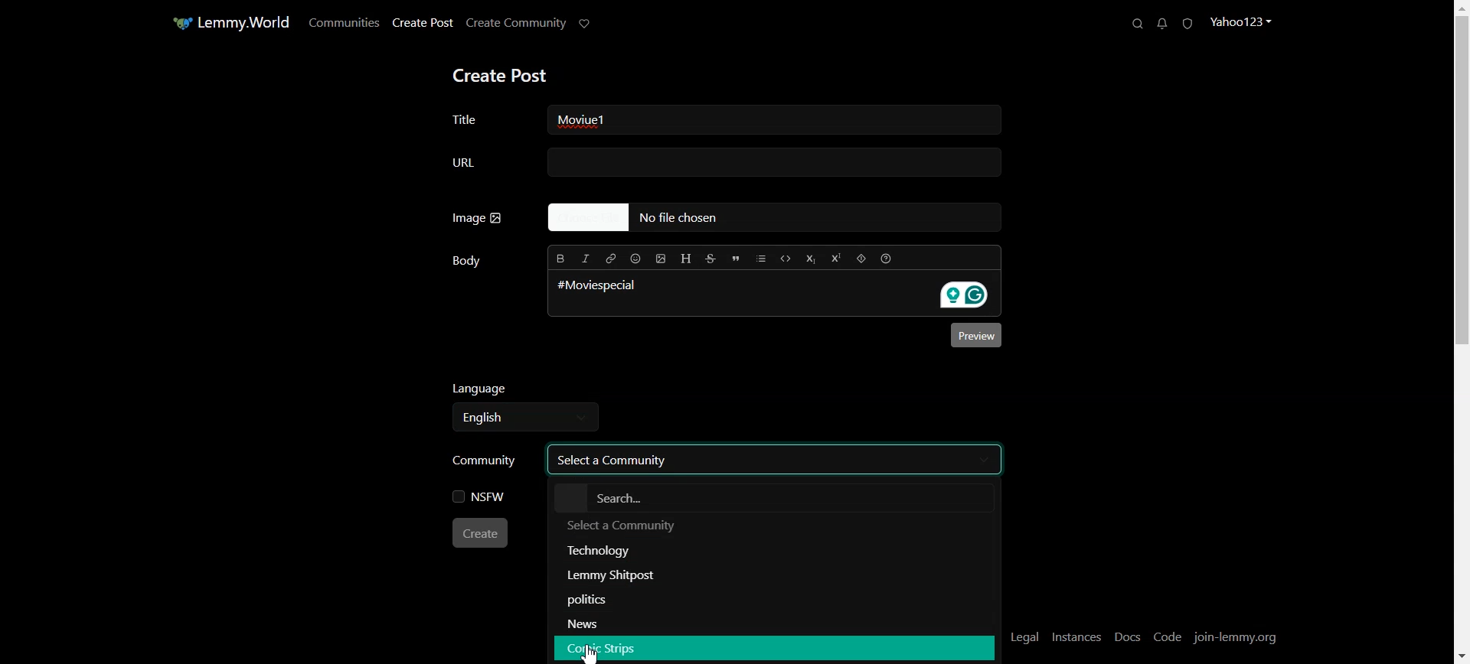 Image resolution: width=1470 pixels, height=664 pixels. What do you see at coordinates (345, 23) in the screenshot?
I see `Communities` at bounding box center [345, 23].